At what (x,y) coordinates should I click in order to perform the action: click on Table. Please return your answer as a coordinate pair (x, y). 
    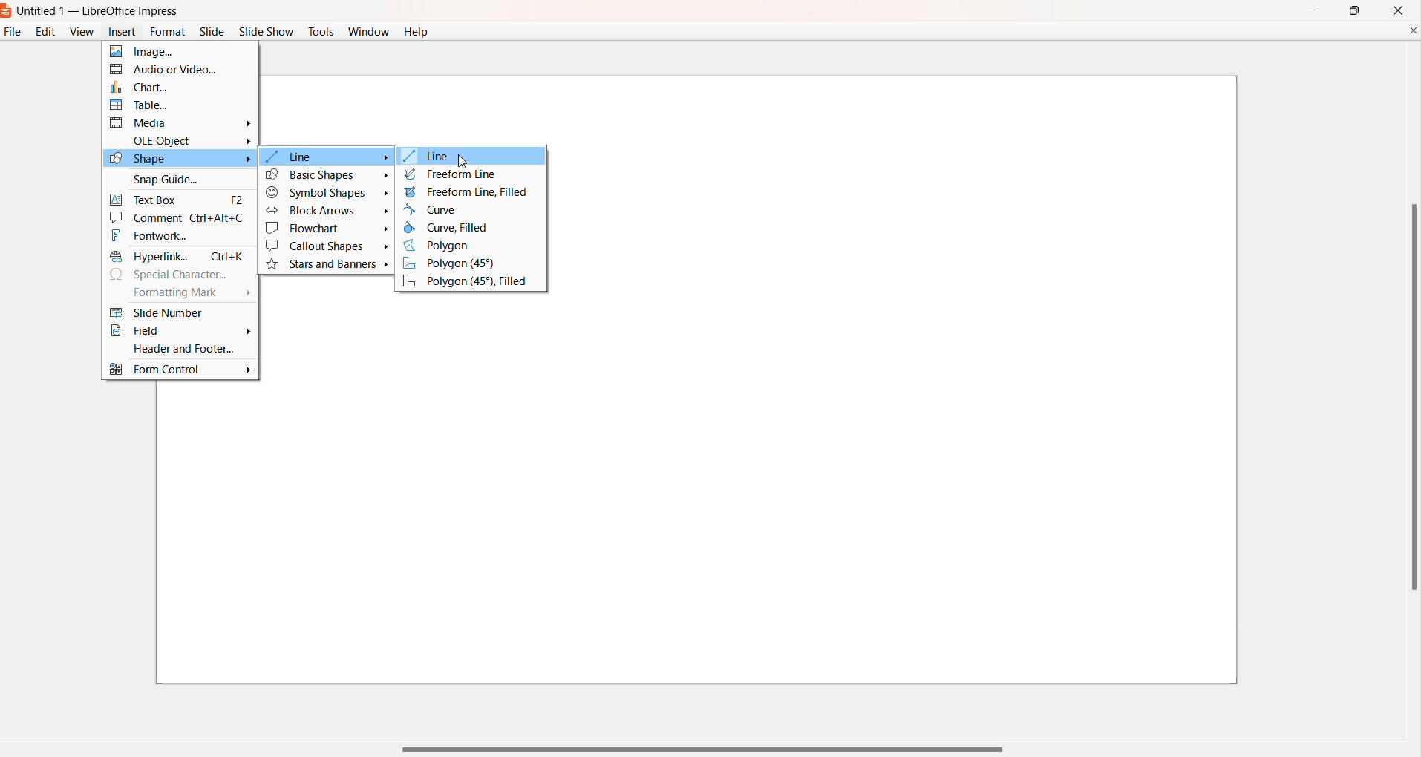
    Looking at the image, I should click on (171, 105).